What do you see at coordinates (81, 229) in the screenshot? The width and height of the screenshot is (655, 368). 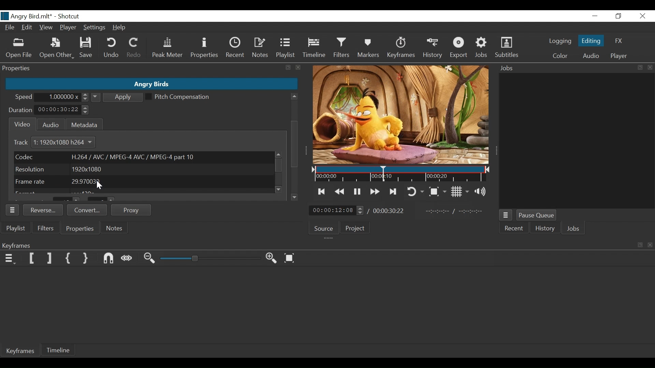 I see `Properties` at bounding box center [81, 229].